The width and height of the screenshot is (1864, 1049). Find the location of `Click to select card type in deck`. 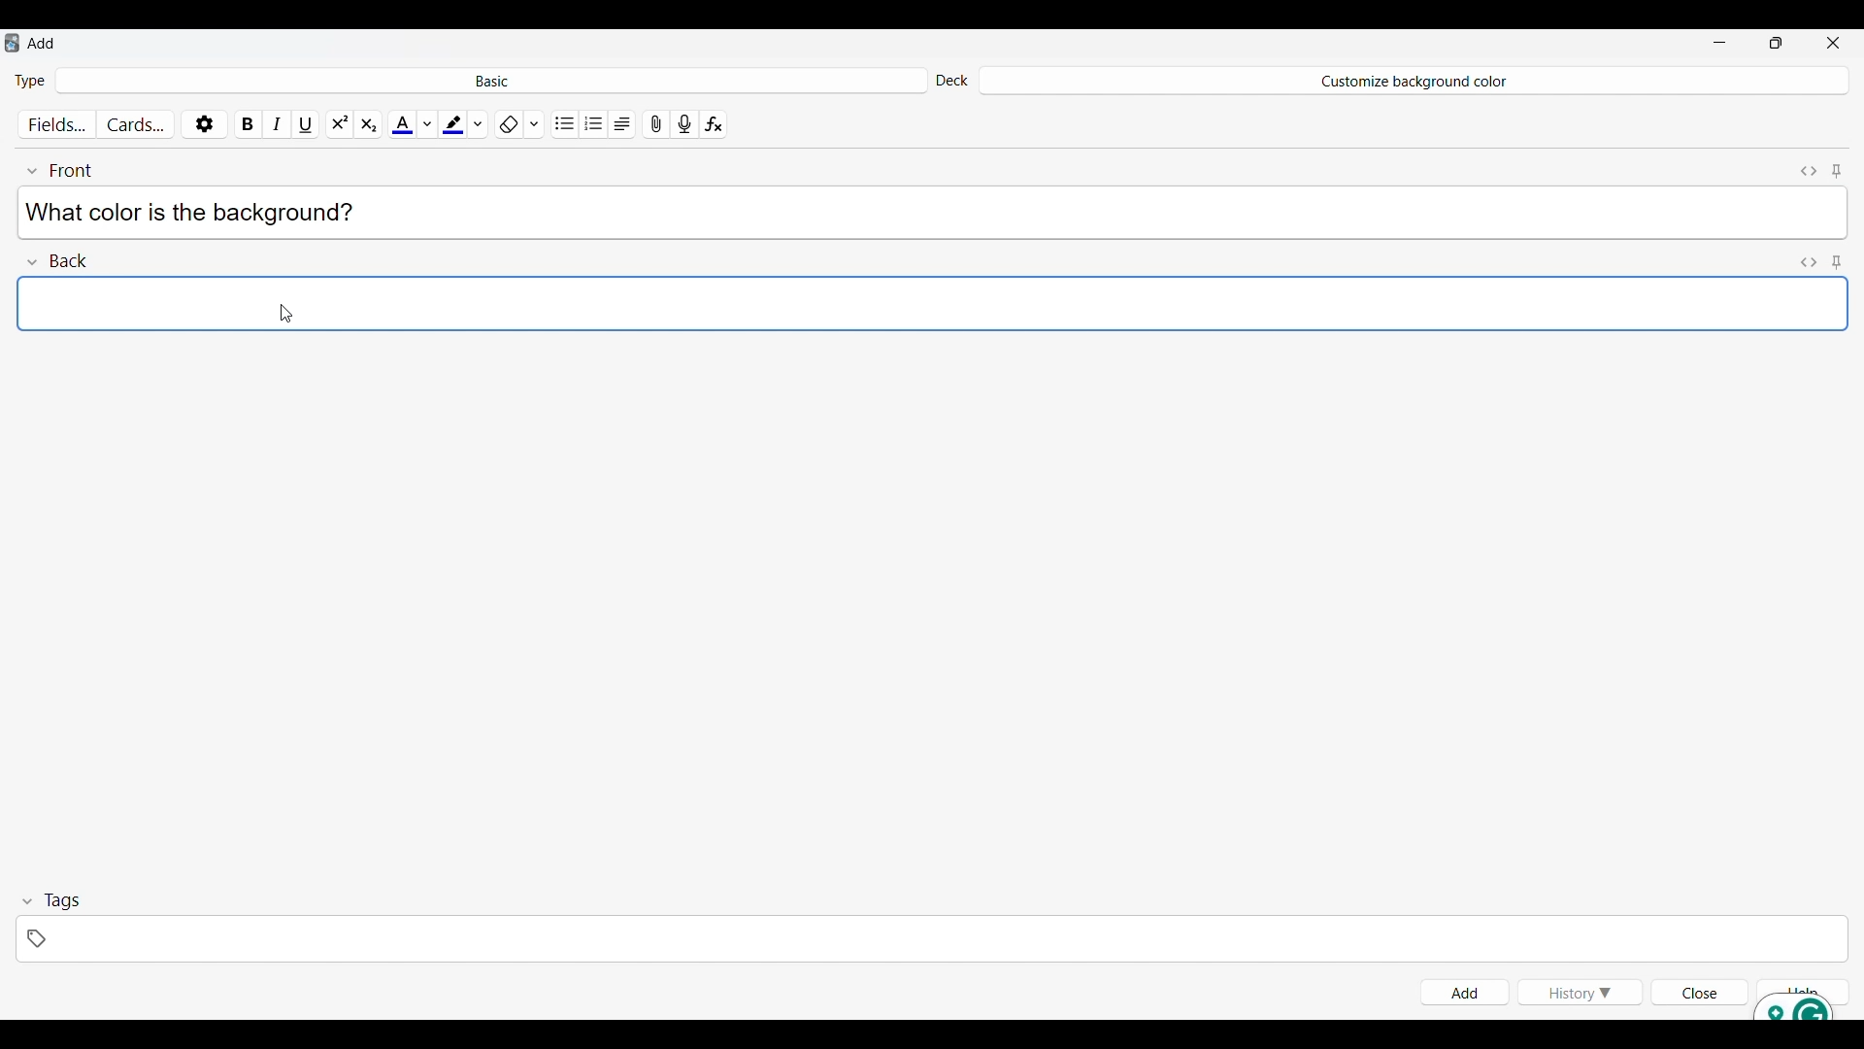

Click to select card type in deck is located at coordinates (491, 79).